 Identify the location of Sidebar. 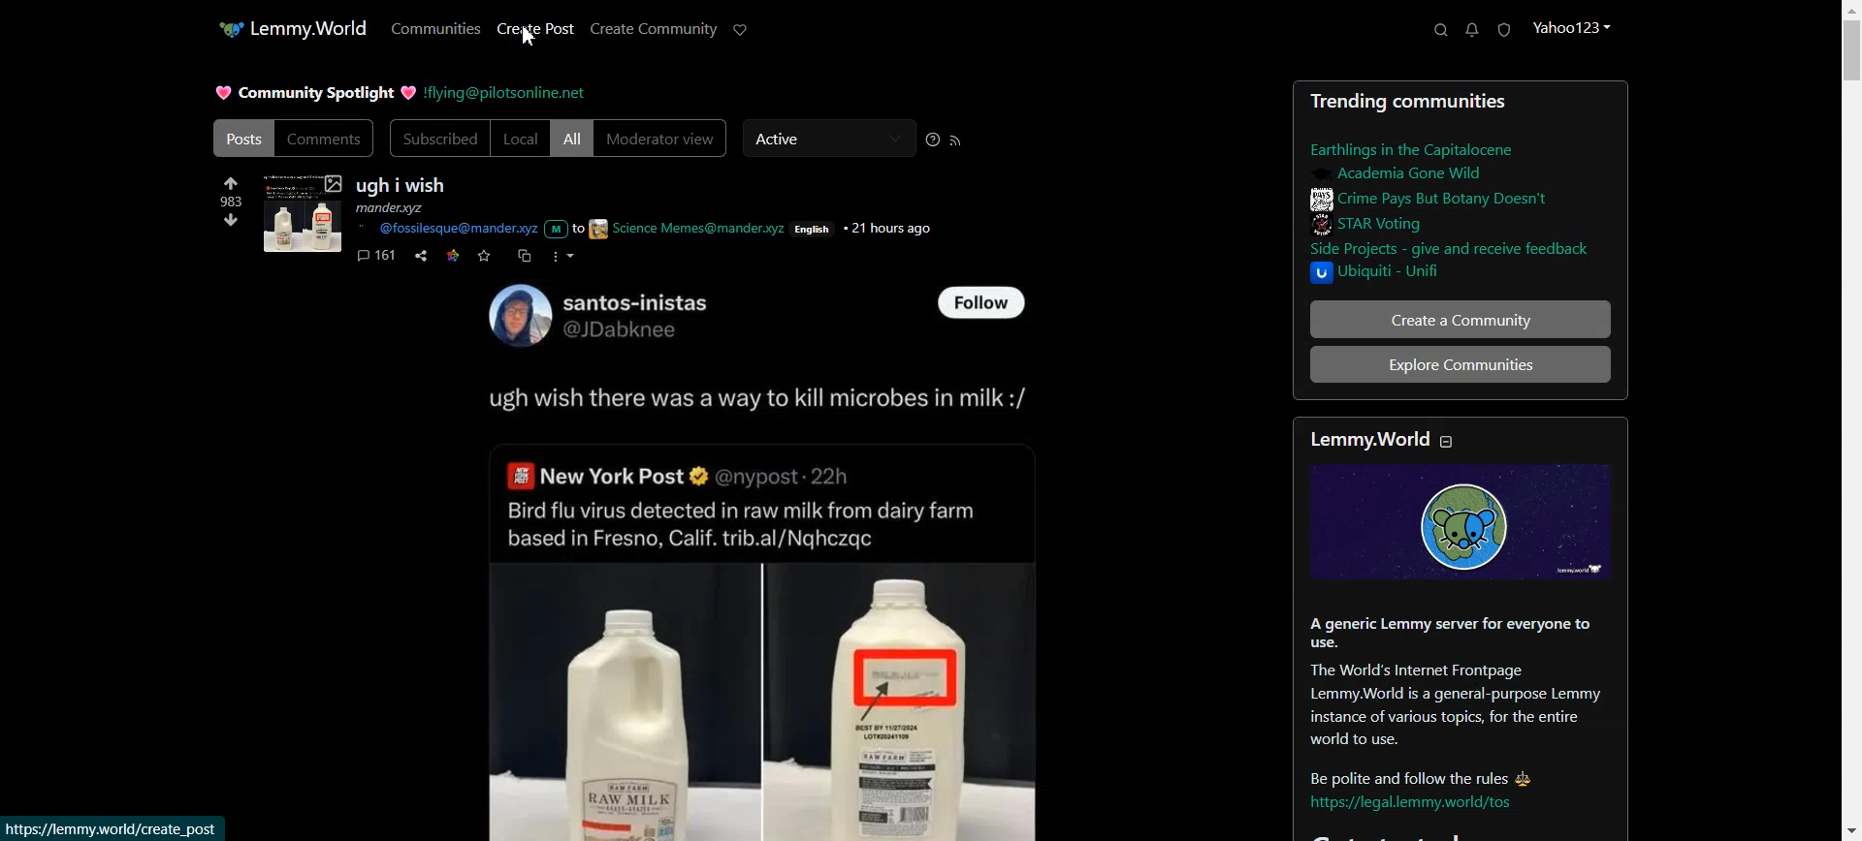
(1461, 186).